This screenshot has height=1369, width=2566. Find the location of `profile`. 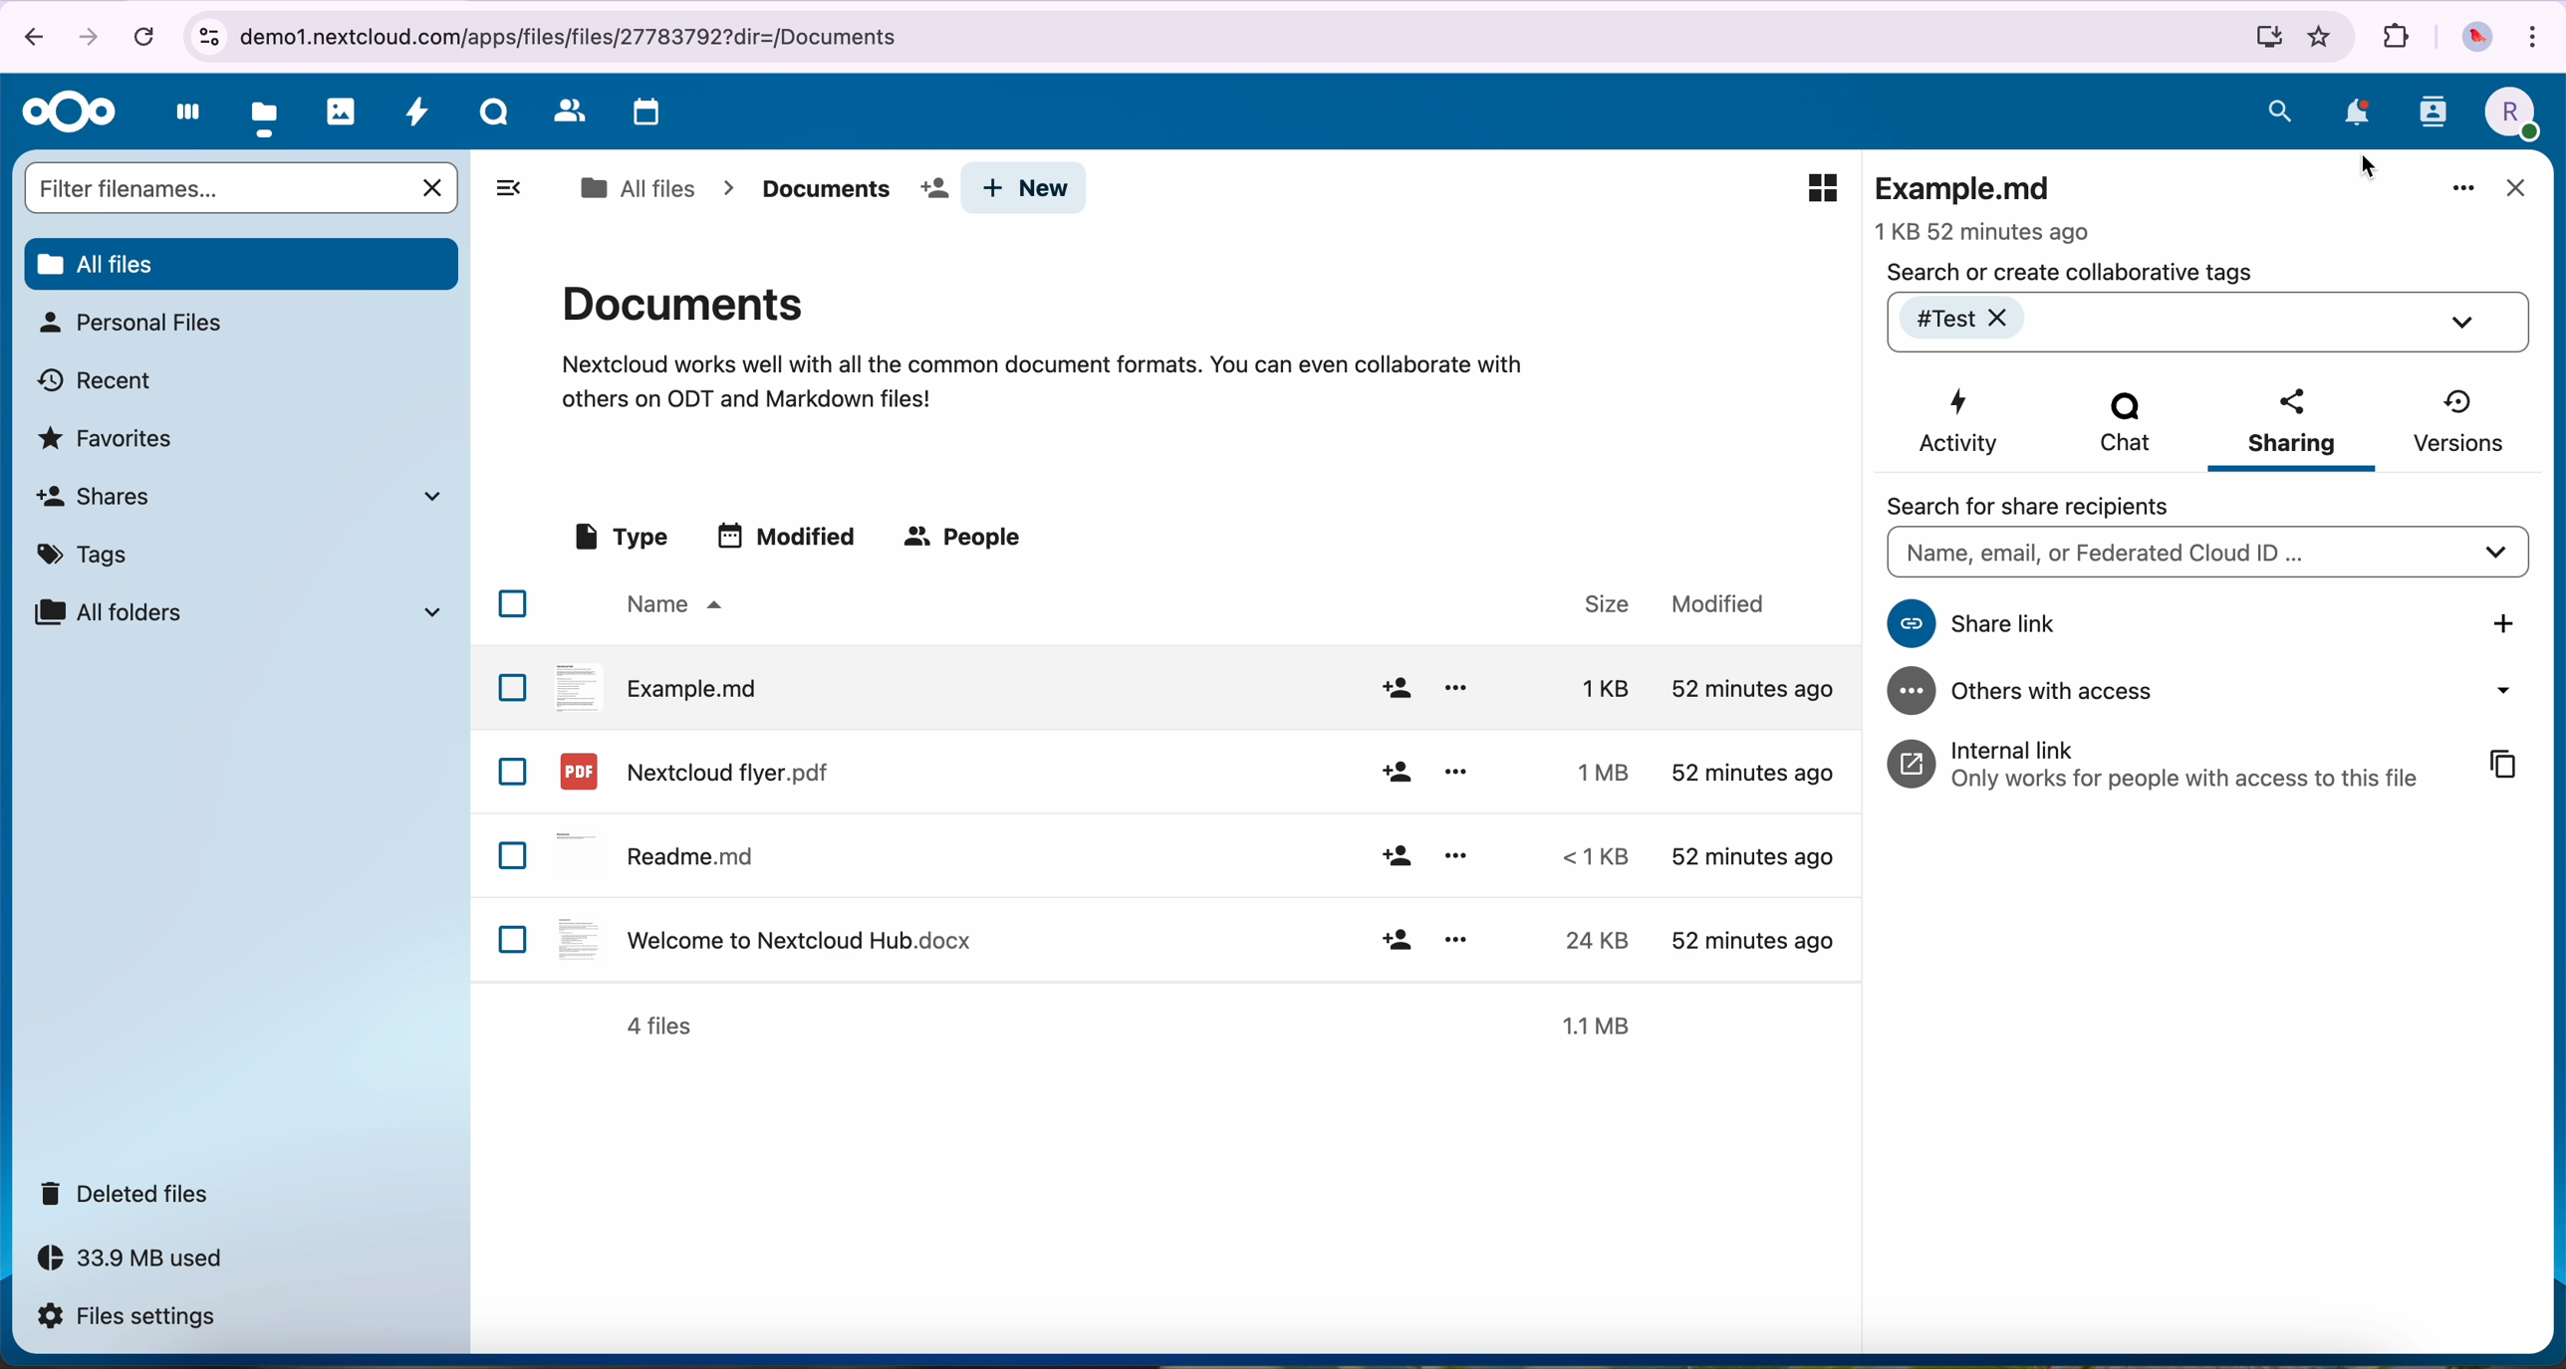

profile is located at coordinates (2508, 114).